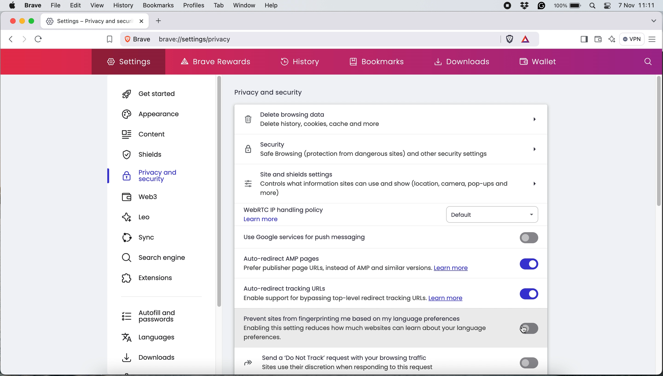 The height and width of the screenshot is (376, 663). Describe the element at coordinates (157, 93) in the screenshot. I see `get started` at that location.